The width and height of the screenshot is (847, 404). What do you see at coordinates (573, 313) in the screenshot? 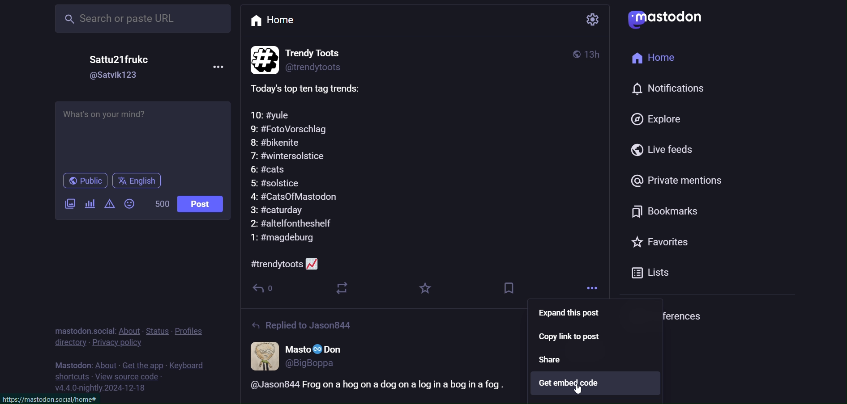
I see `expand this post` at bounding box center [573, 313].